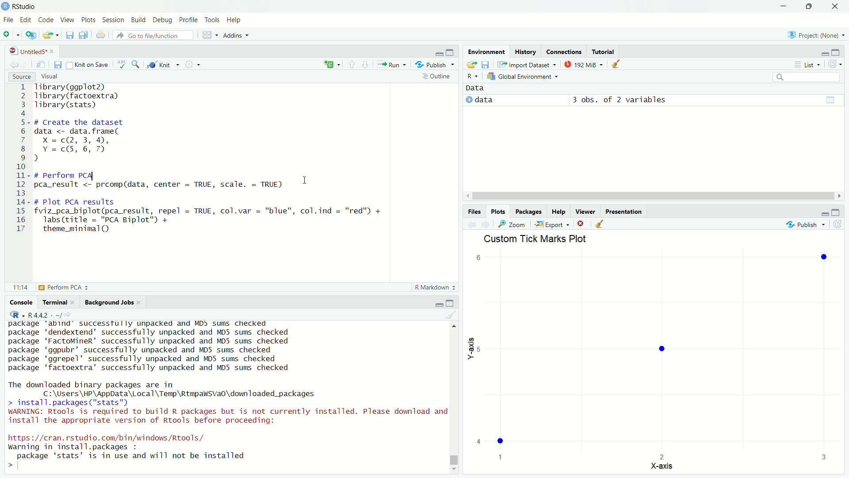  What do you see at coordinates (22, 302) in the screenshot?
I see `console` at bounding box center [22, 302].